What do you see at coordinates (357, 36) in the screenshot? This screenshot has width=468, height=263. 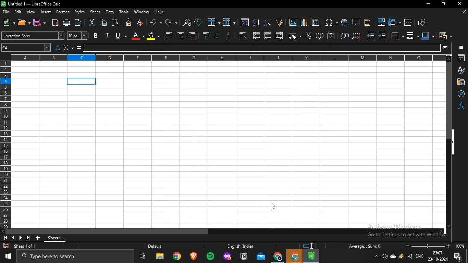 I see `delete decimal place` at bounding box center [357, 36].